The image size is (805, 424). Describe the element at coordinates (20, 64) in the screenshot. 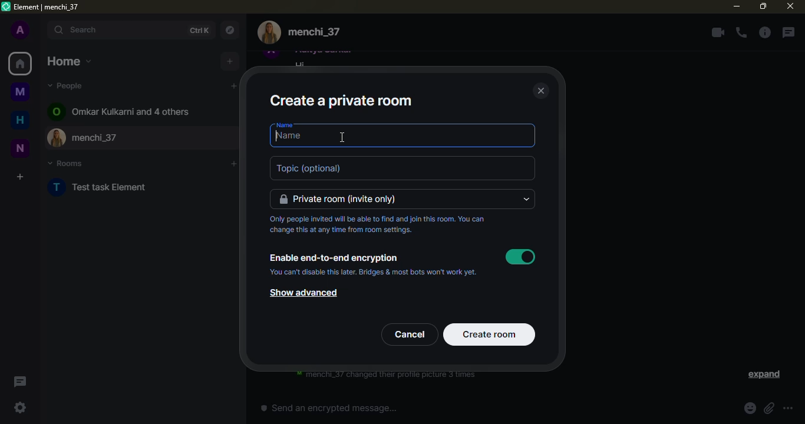

I see `home` at that location.